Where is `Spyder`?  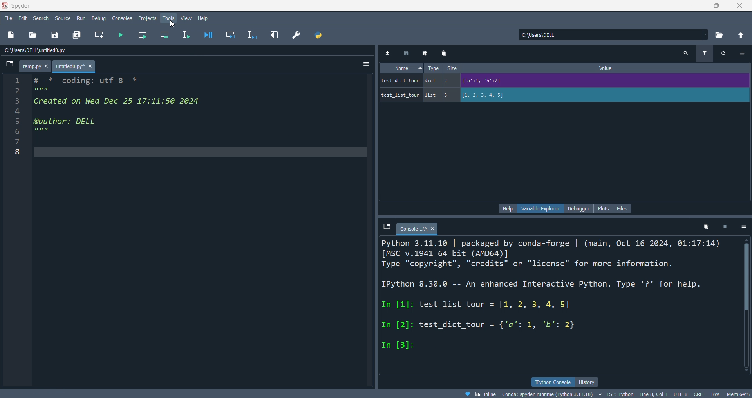 Spyder is located at coordinates (339, 5).